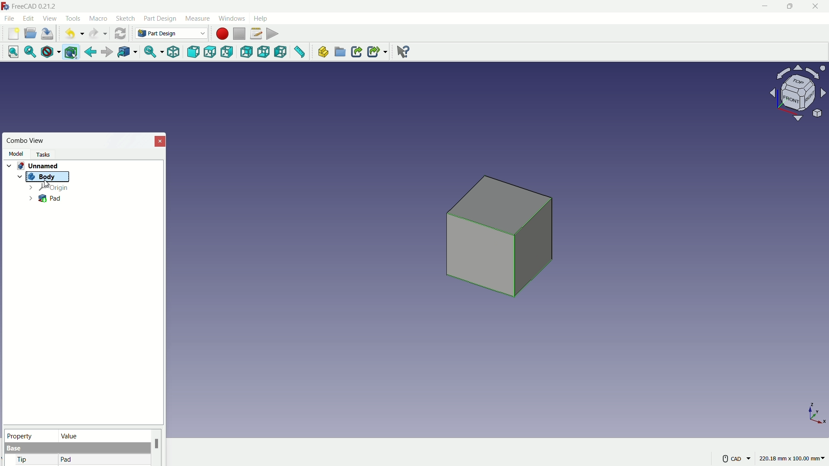 This screenshot has width=829, height=466. I want to click on fit selection, so click(28, 52).